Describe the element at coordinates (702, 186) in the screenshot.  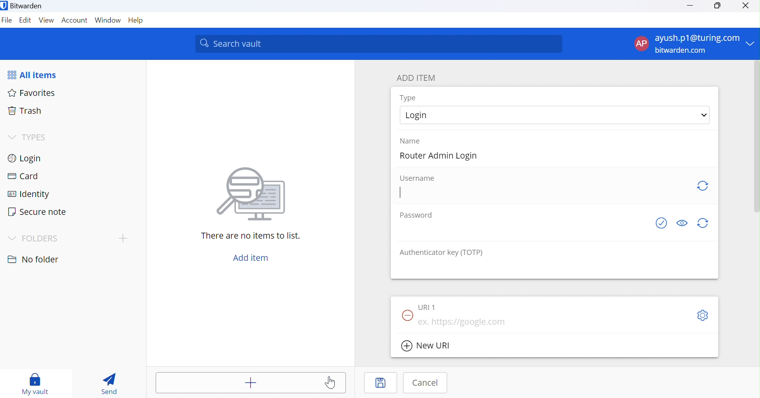
I see `Regenerate username` at that location.